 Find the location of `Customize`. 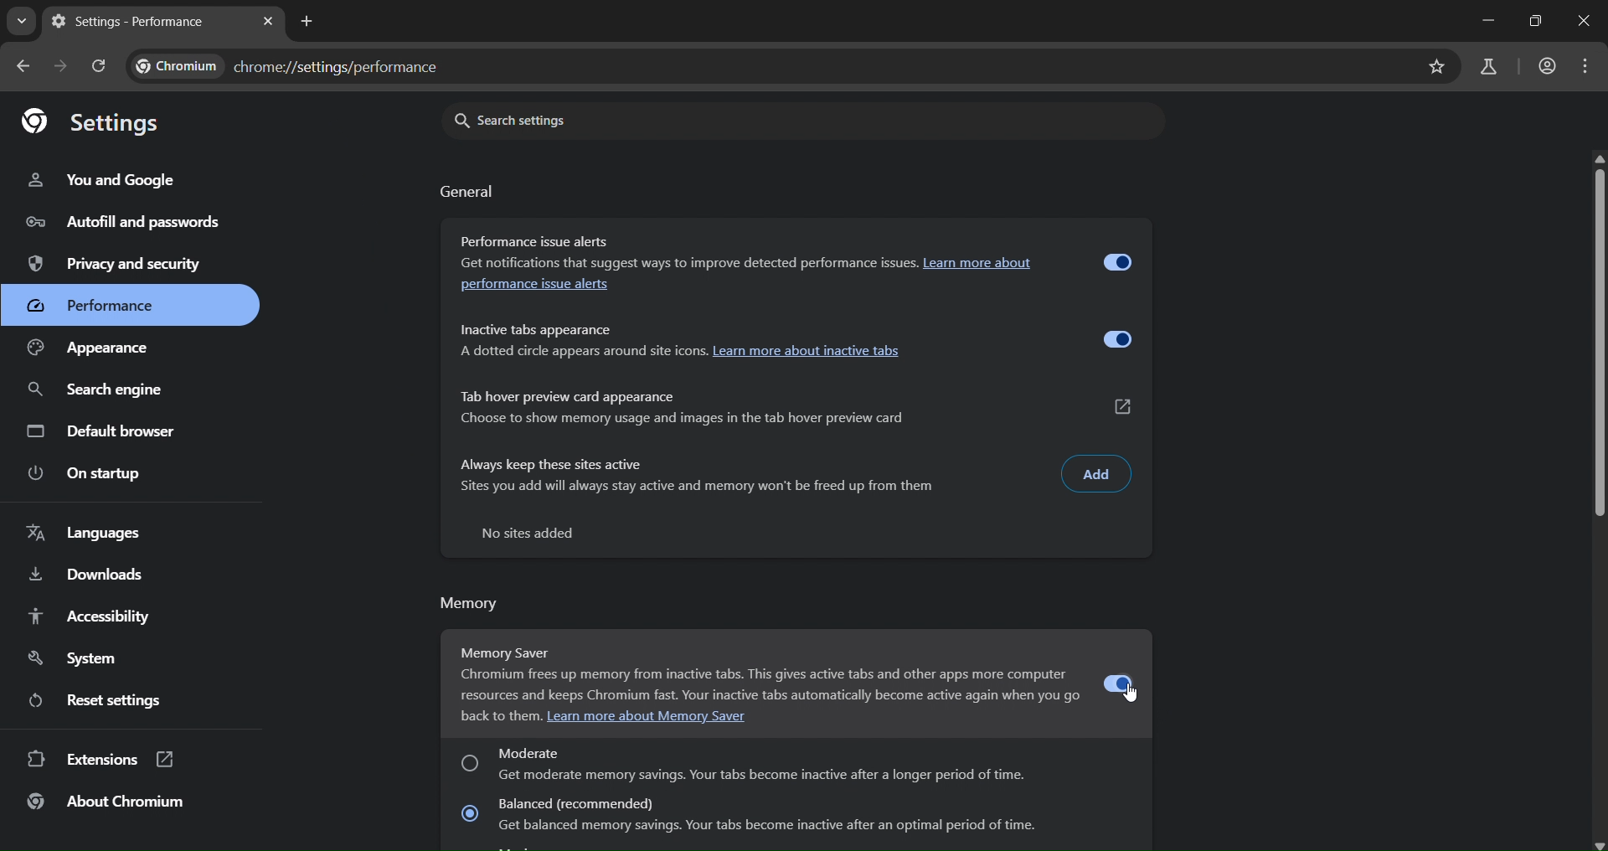

Customize is located at coordinates (1121, 408).